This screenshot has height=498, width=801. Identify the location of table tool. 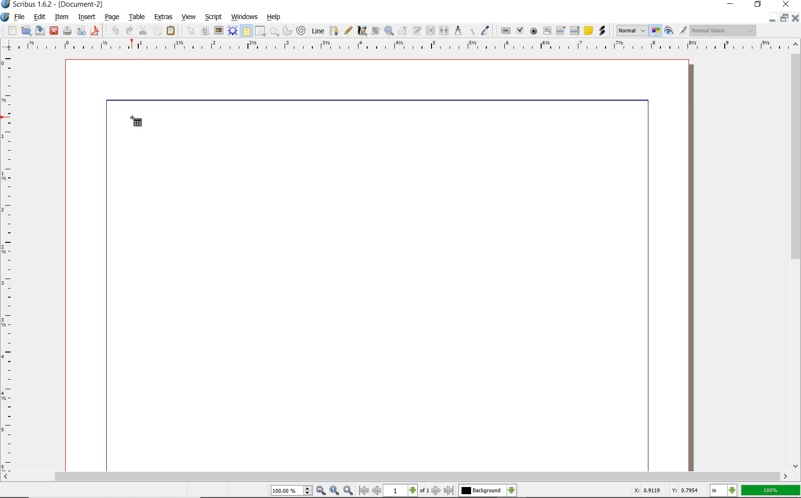
(137, 125).